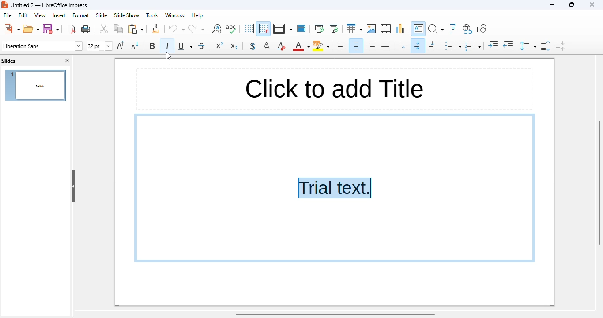  Describe the element at coordinates (99, 46) in the screenshot. I see `font size` at that location.